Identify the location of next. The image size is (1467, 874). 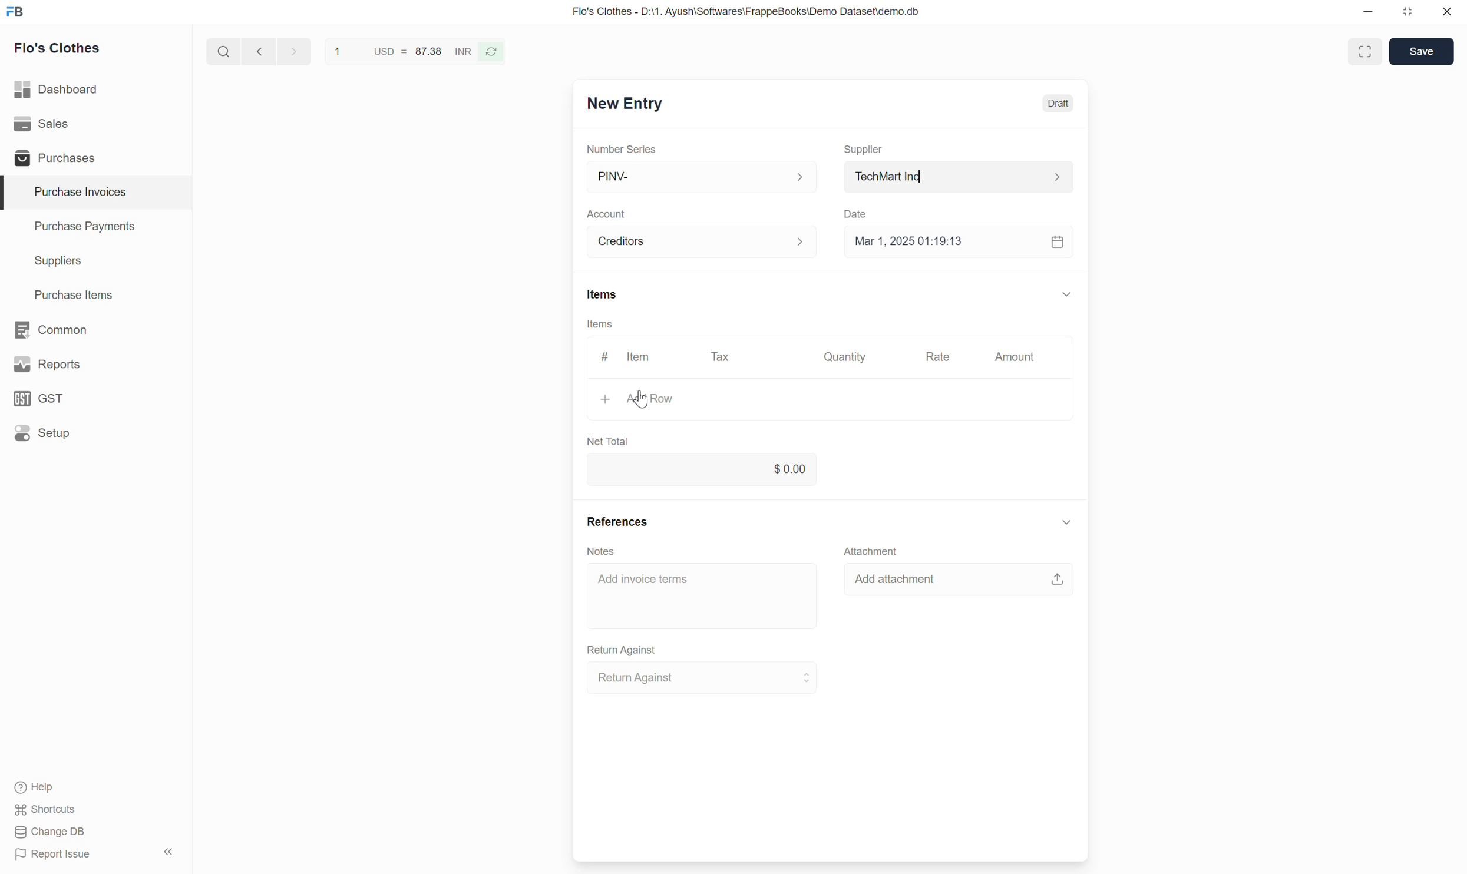
(257, 52).